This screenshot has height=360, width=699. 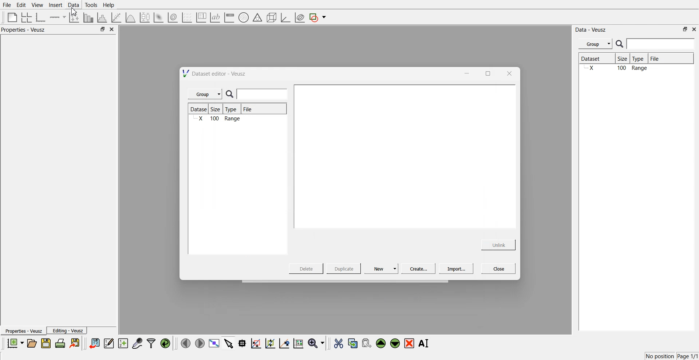 What do you see at coordinates (187, 17) in the screenshot?
I see `plot a vector set` at bounding box center [187, 17].